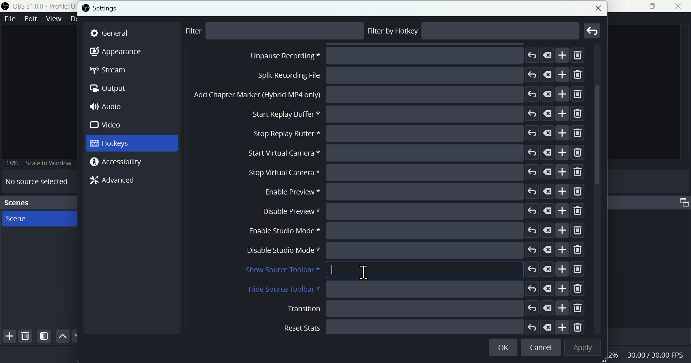 The width and height of the screenshot is (691, 363). What do you see at coordinates (414, 230) in the screenshot?
I see `start virtual camera` at bounding box center [414, 230].